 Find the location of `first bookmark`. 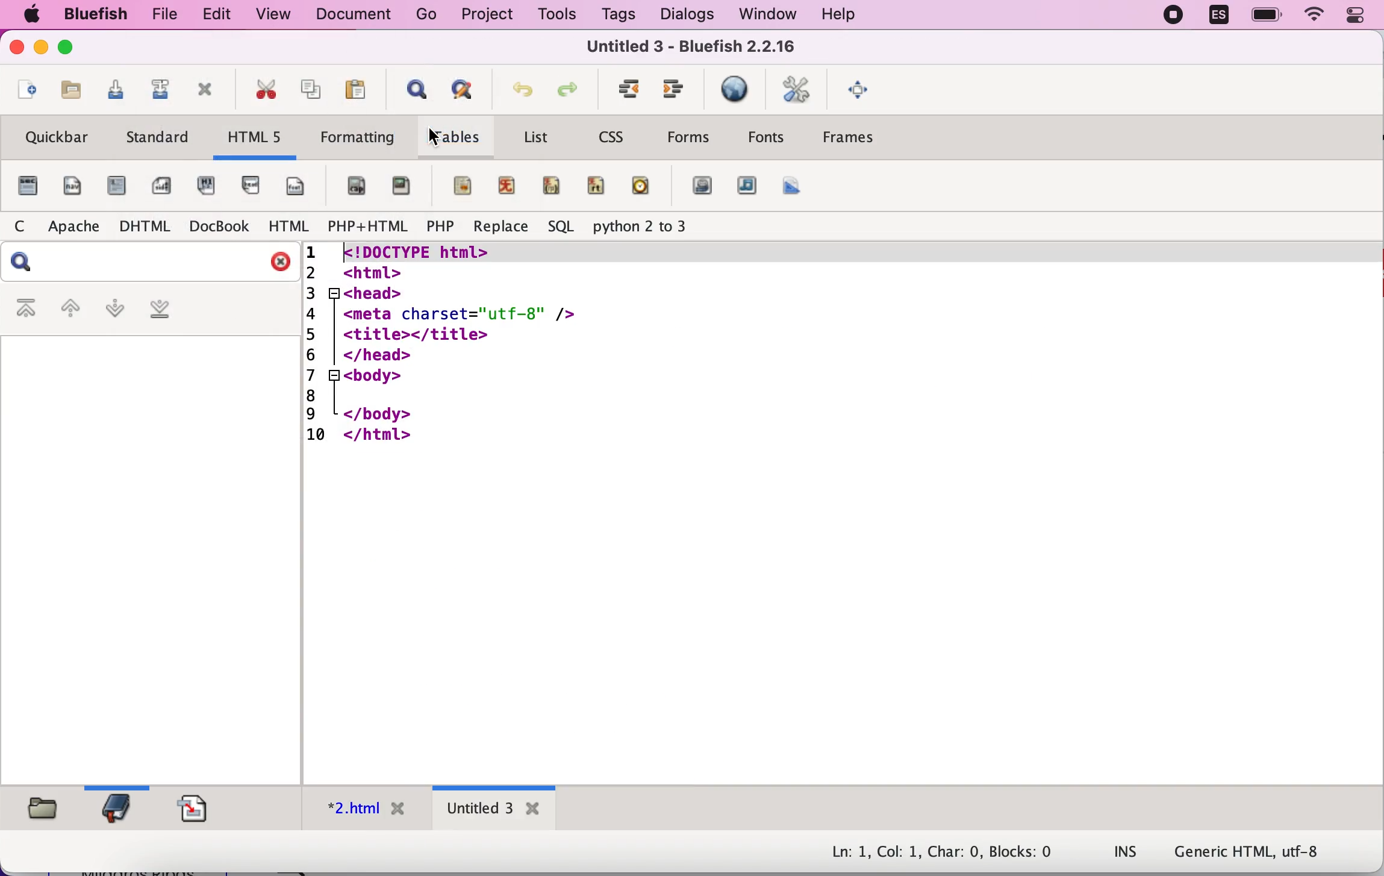

first bookmark is located at coordinates (23, 306).